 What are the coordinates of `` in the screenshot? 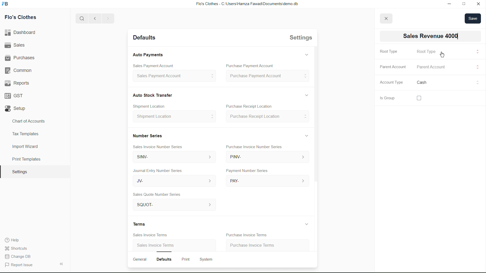 It's located at (476, 67).